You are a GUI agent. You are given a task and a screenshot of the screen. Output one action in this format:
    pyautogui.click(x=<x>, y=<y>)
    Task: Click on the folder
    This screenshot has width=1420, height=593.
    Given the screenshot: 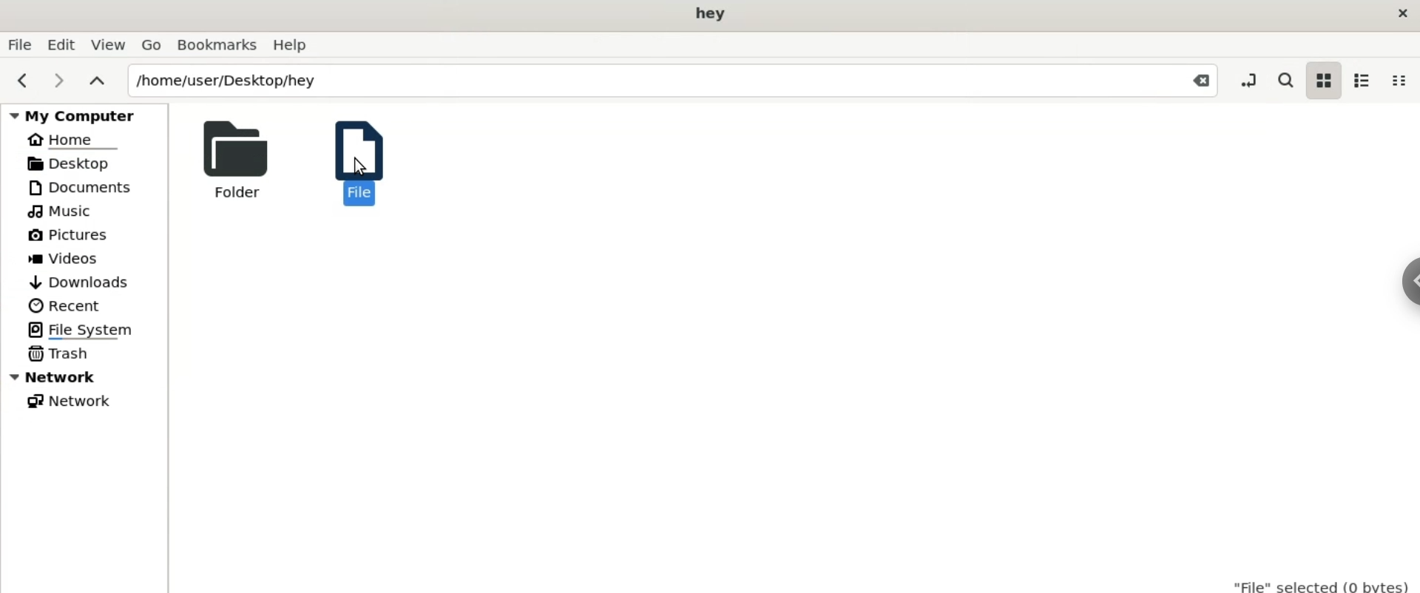 What is the action you would take?
    pyautogui.click(x=229, y=159)
    